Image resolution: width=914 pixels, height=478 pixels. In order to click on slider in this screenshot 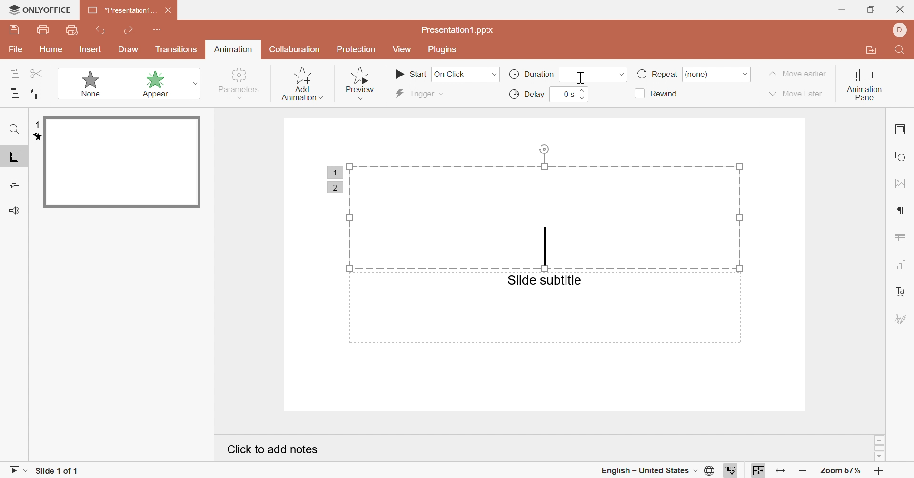, I will do `click(583, 94)`.